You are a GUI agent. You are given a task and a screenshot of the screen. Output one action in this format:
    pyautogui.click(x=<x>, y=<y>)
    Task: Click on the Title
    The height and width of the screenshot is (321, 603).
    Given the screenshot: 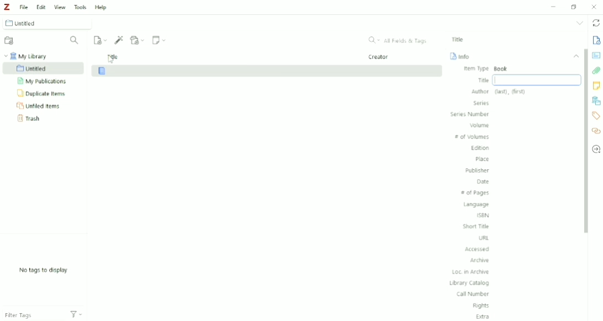 What is the action you would take?
    pyautogui.click(x=113, y=57)
    